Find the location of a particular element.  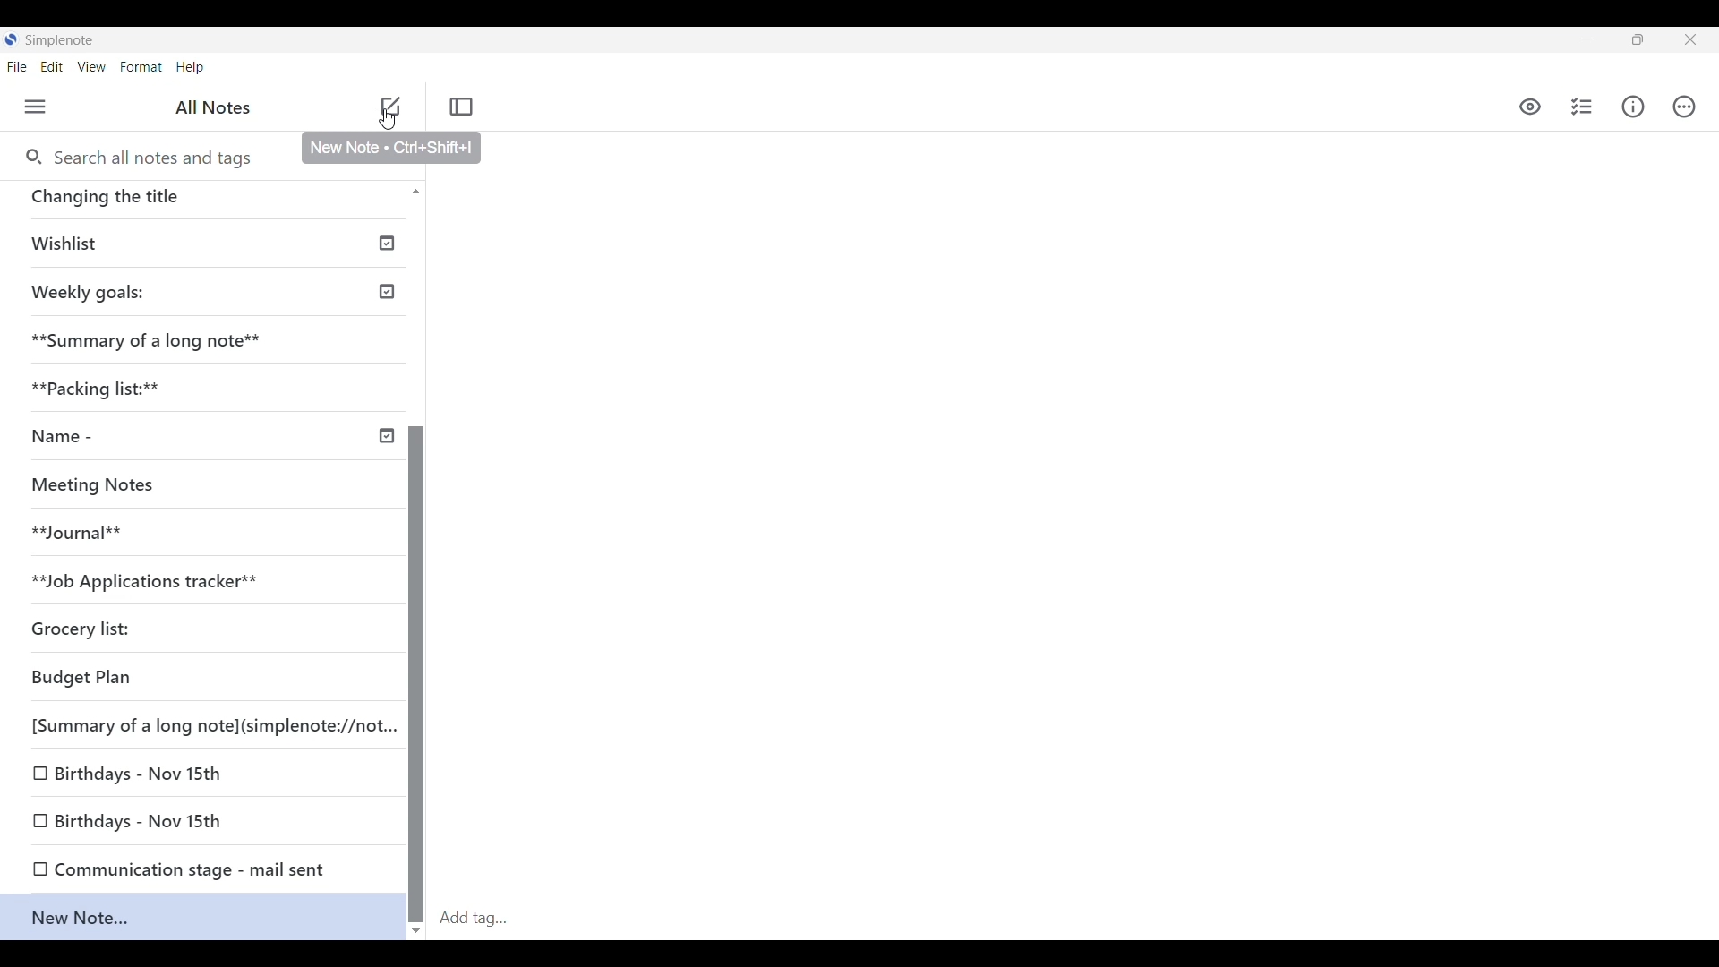

Checkbox is located at coordinates (37, 775).